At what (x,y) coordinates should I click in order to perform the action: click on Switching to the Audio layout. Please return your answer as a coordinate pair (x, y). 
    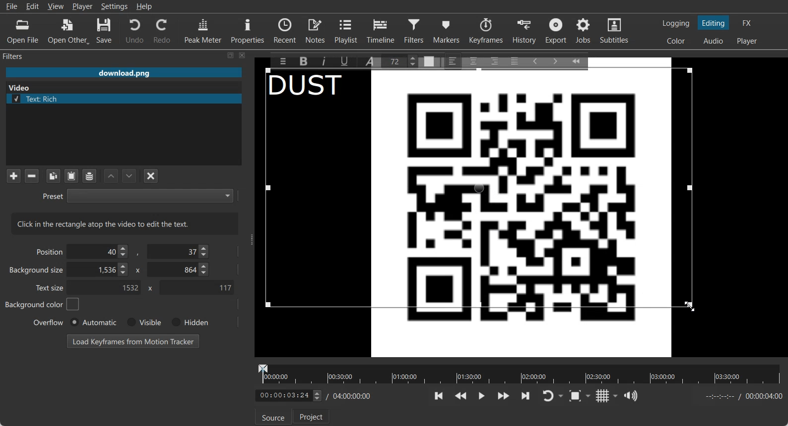
    Looking at the image, I should click on (714, 41).